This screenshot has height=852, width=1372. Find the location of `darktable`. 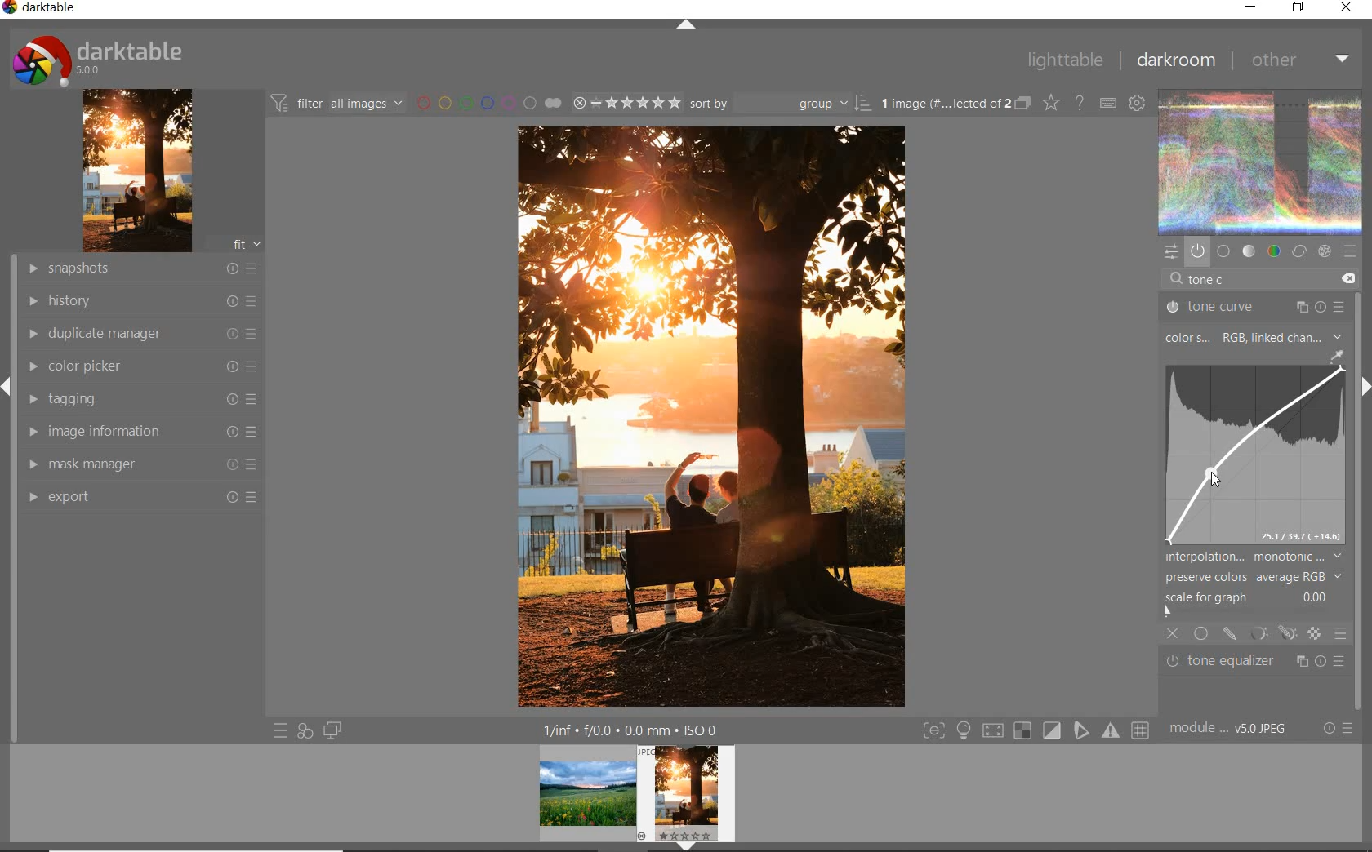

darktable is located at coordinates (97, 58).